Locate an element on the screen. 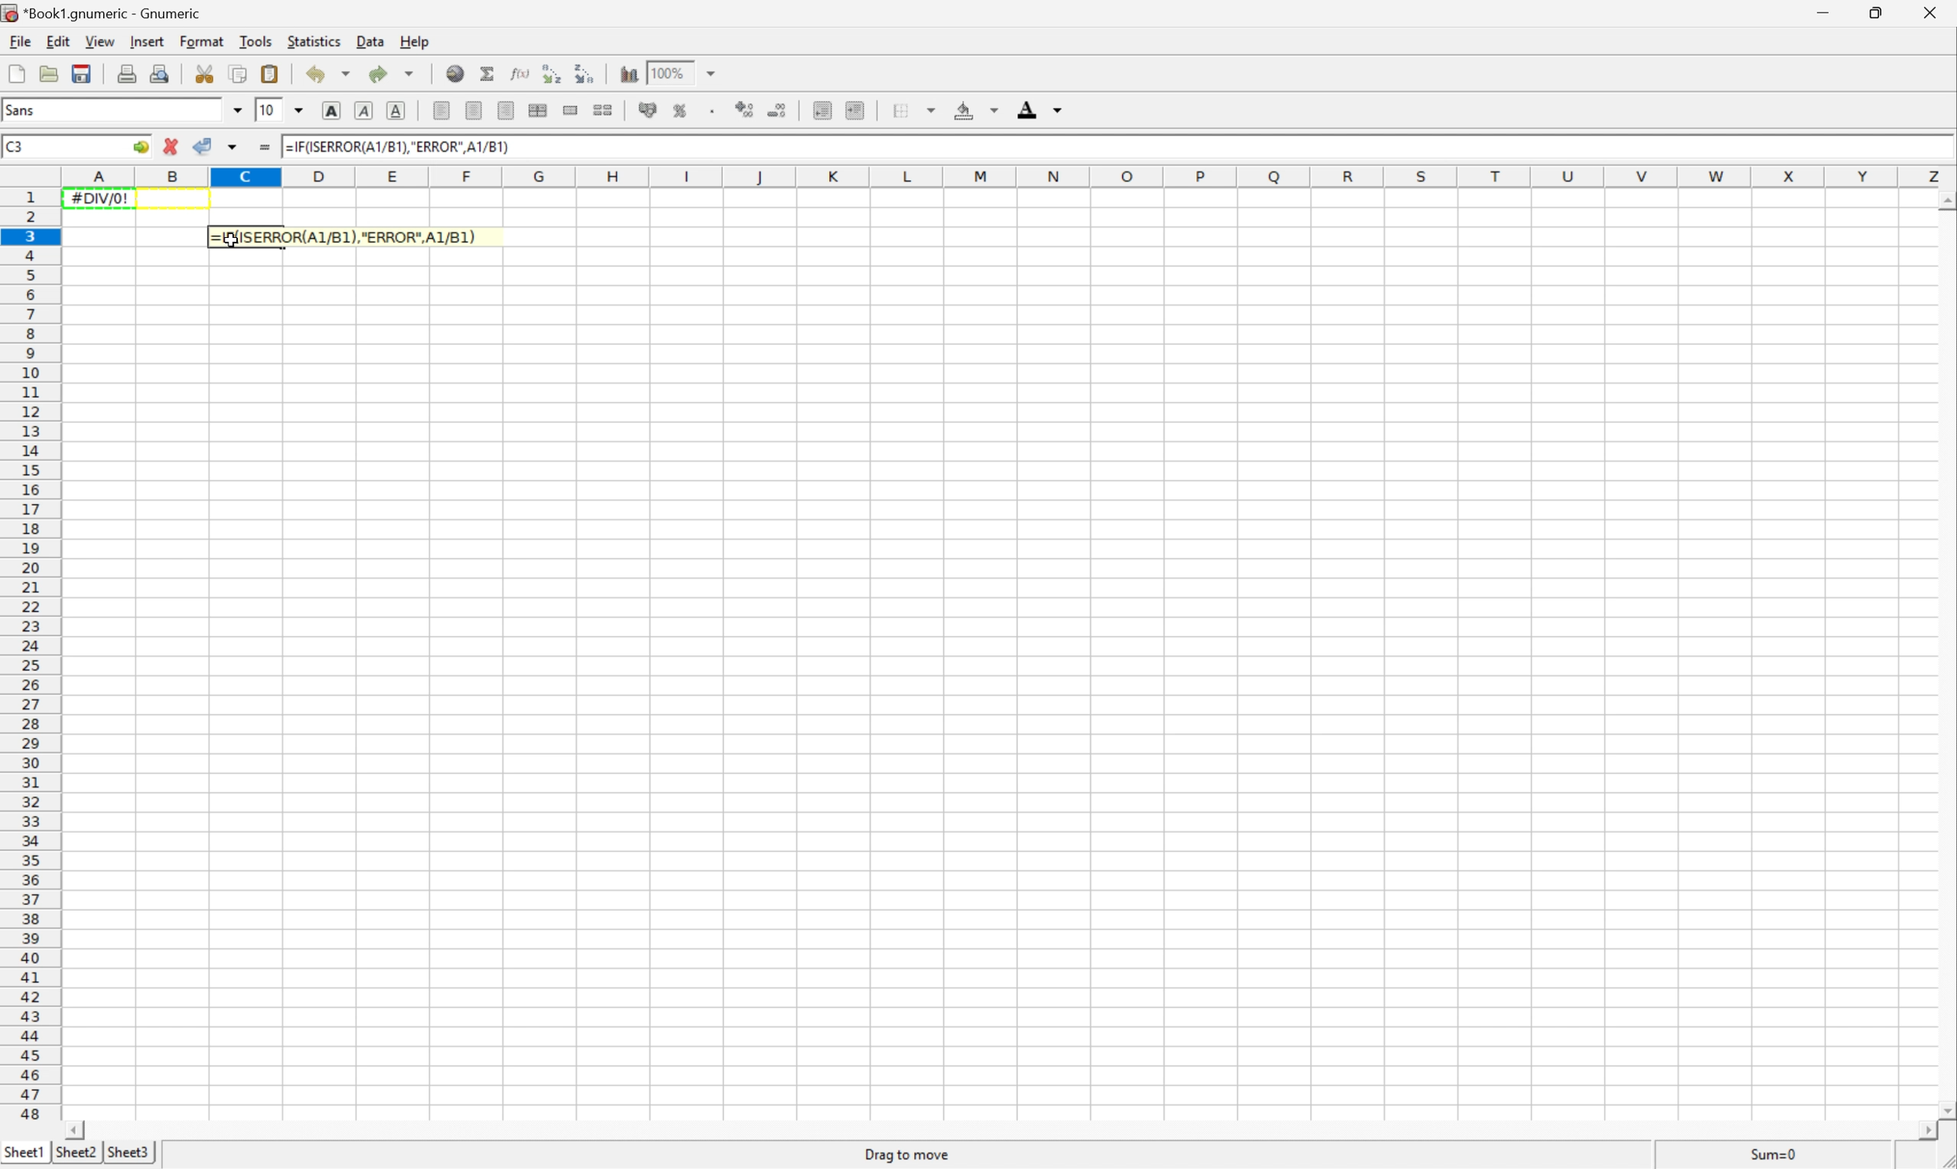 The height and width of the screenshot is (1169, 1957). Decrease the intent and align the contents to left is located at coordinates (826, 109).